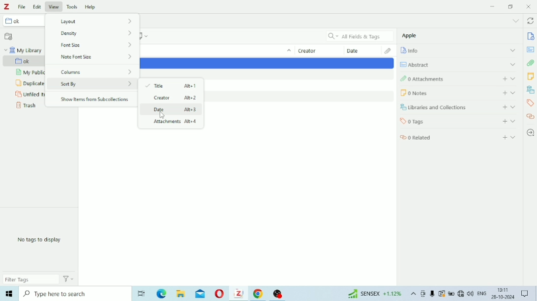  What do you see at coordinates (514, 93) in the screenshot?
I see `expand` at bounding box center [514, 93].